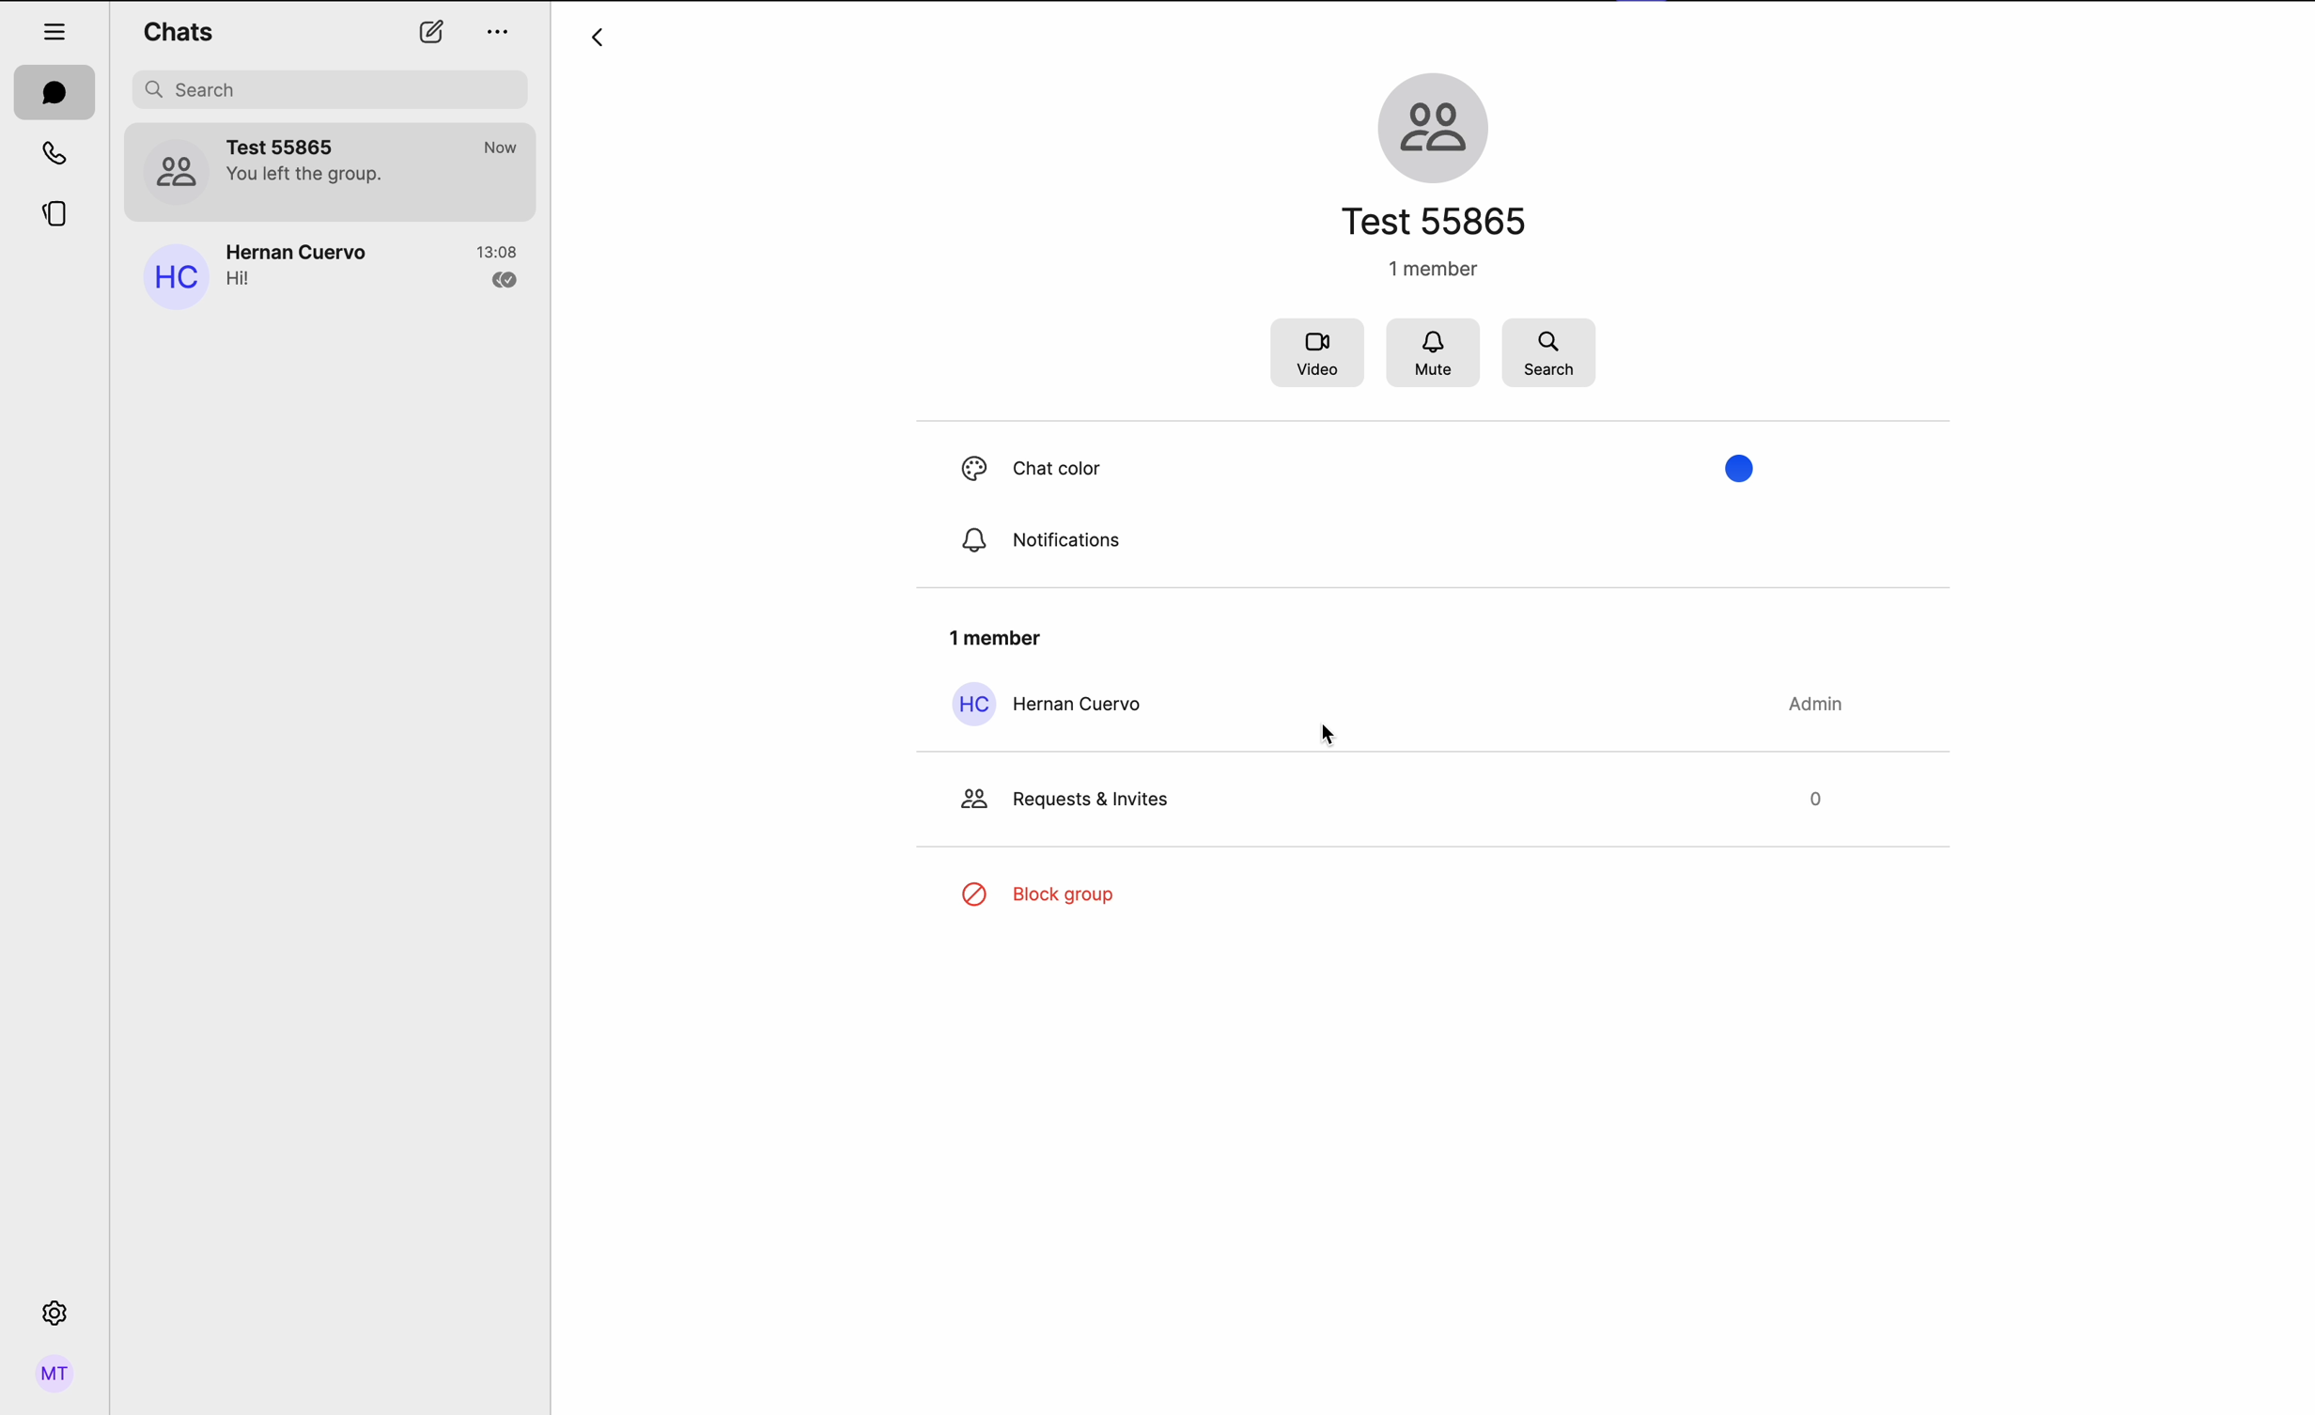  Describe the element at coordinates (174, 169) in the screenshot. I see `profile picture` at that location.